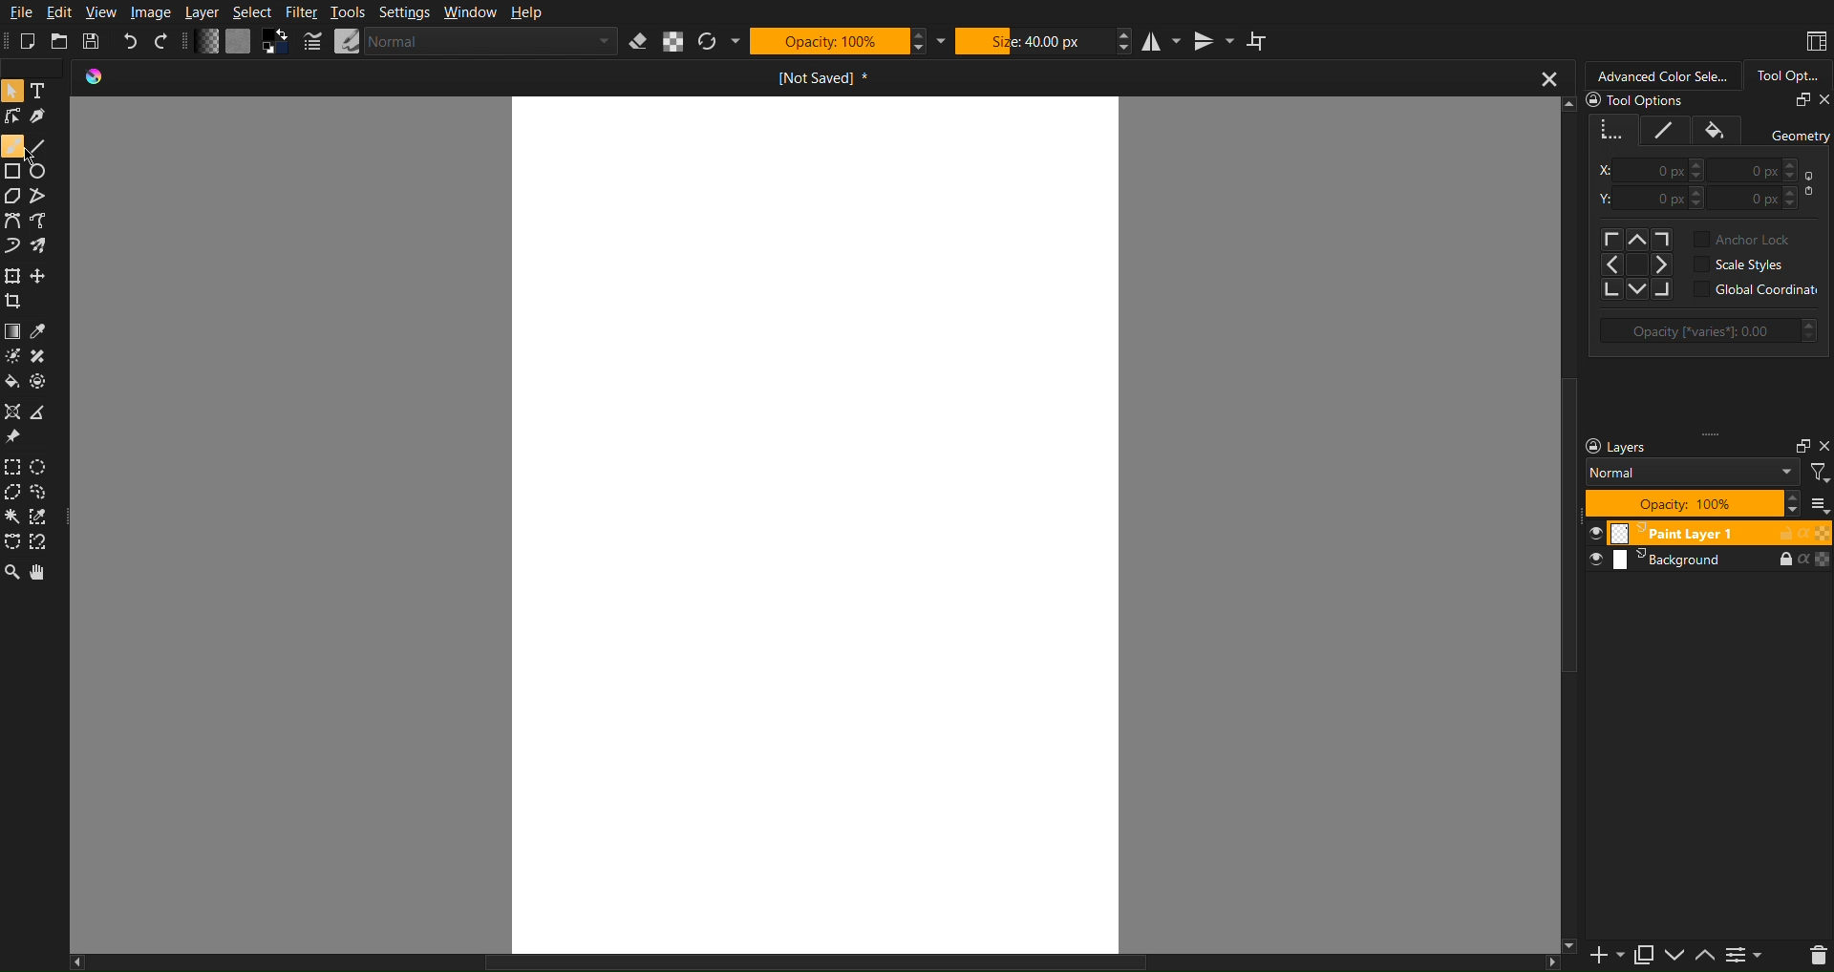 The width and height of the screenshot is (1834, 972). What do you see at coordinates (46, 355) in the screenshot?
I see `Blemish Fix` at bounding box center [46, 355].